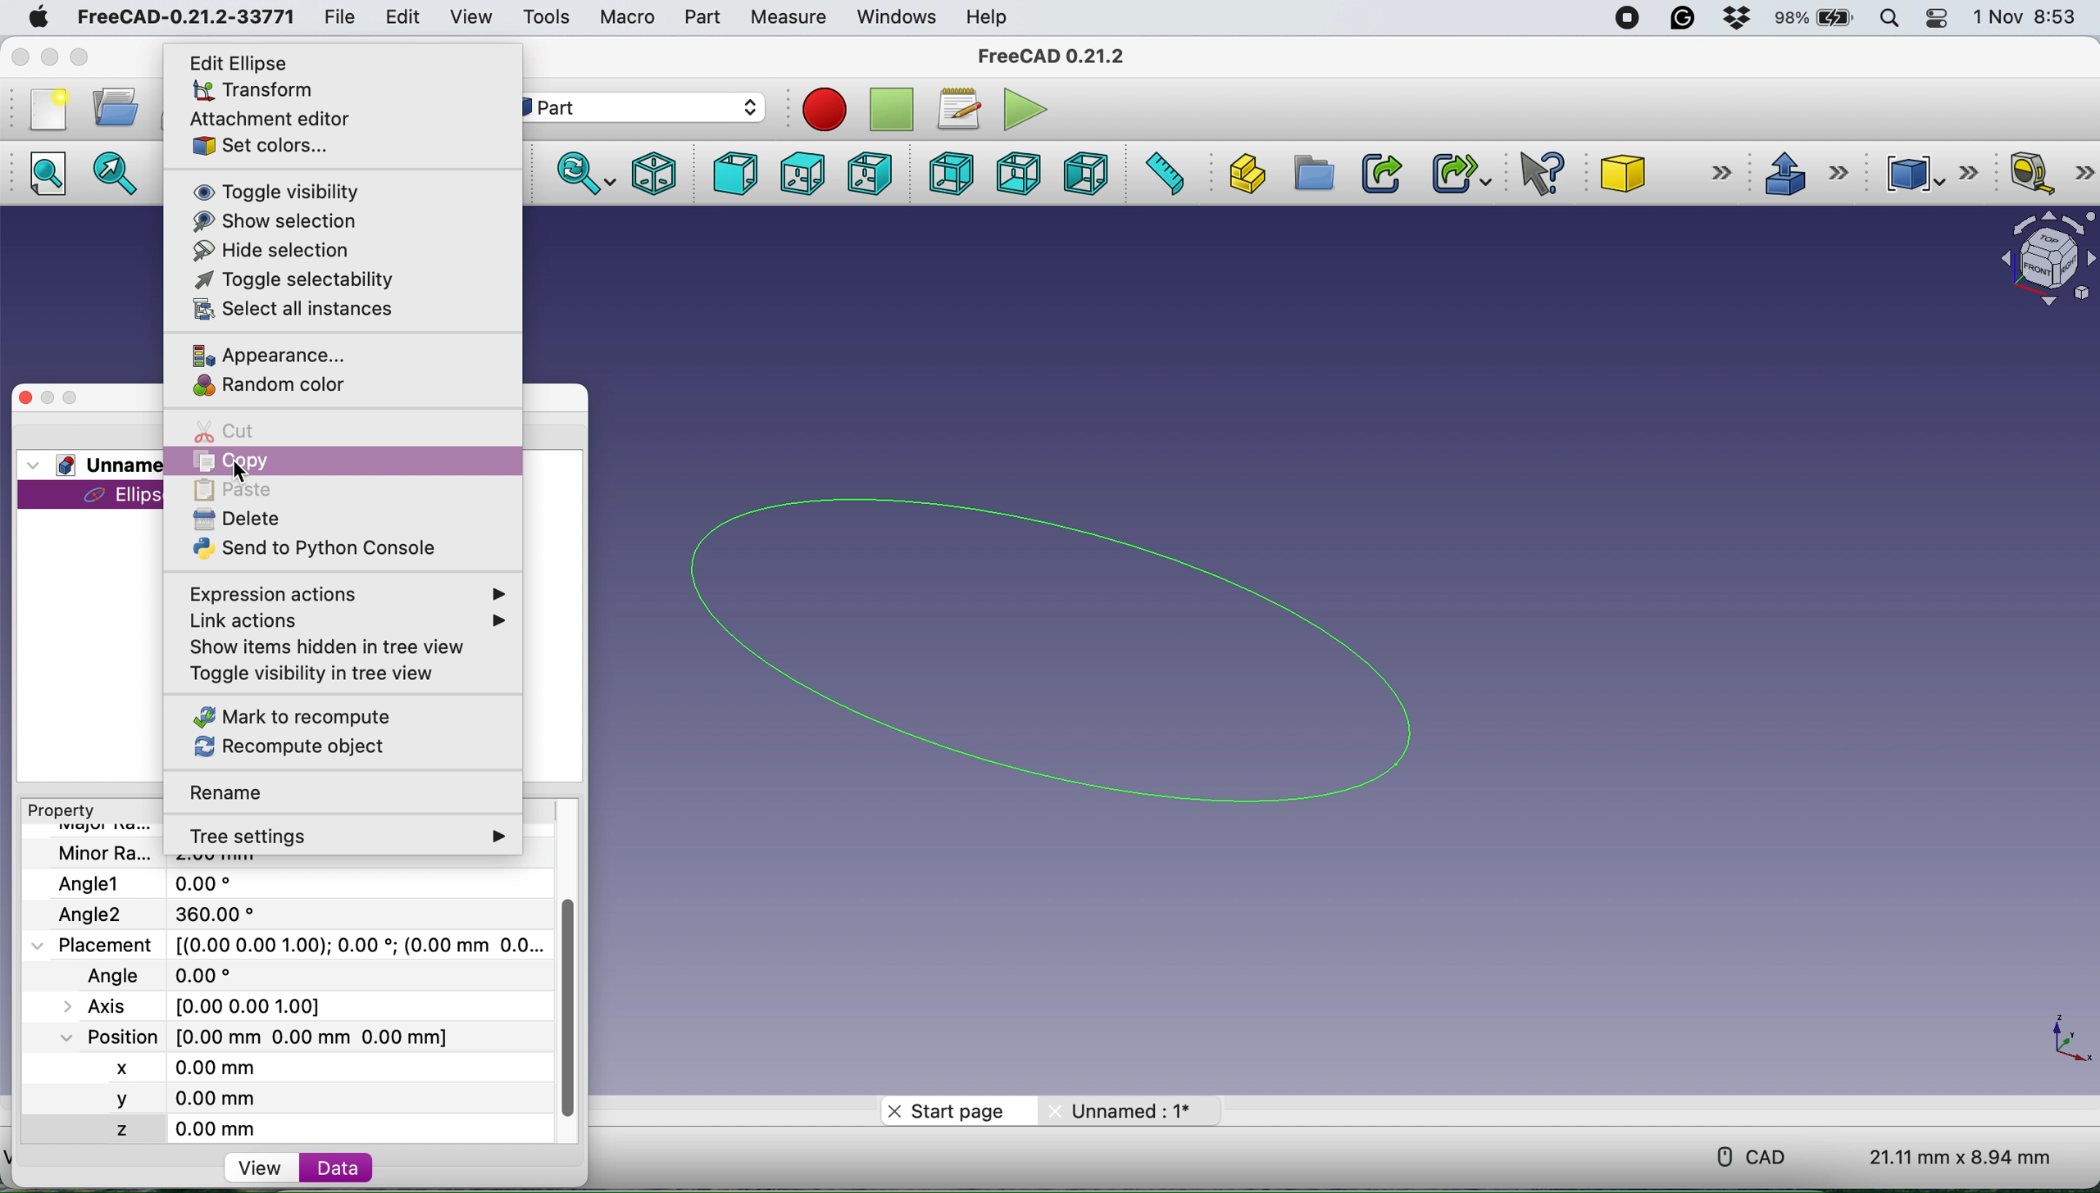 The height and width of the screenshot is (1193, 2100). What do you see at coordinates (2027, 18) in the screenshot?
I see `date and time` at bounding box center [2027, 18].